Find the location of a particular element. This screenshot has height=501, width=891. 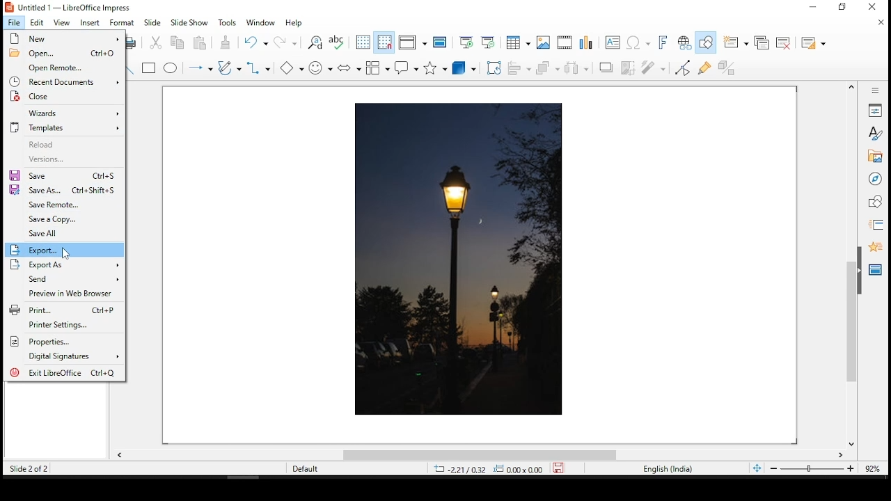

send is located at coordinates (66, 278).